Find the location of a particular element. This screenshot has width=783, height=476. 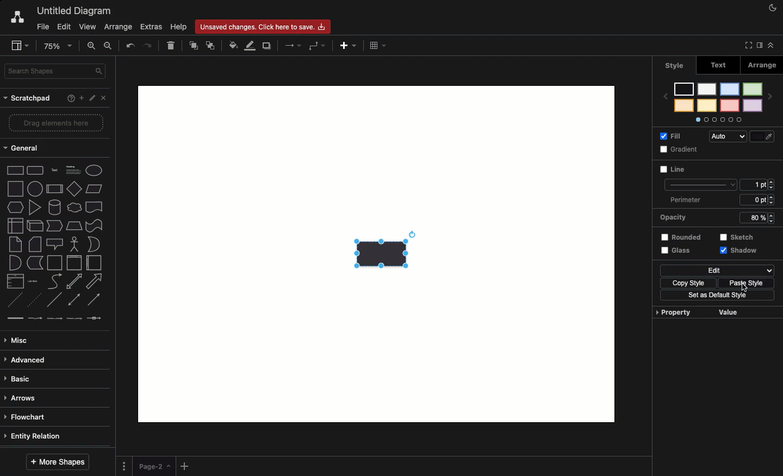

Night mode is located at coordinates (772, 7).